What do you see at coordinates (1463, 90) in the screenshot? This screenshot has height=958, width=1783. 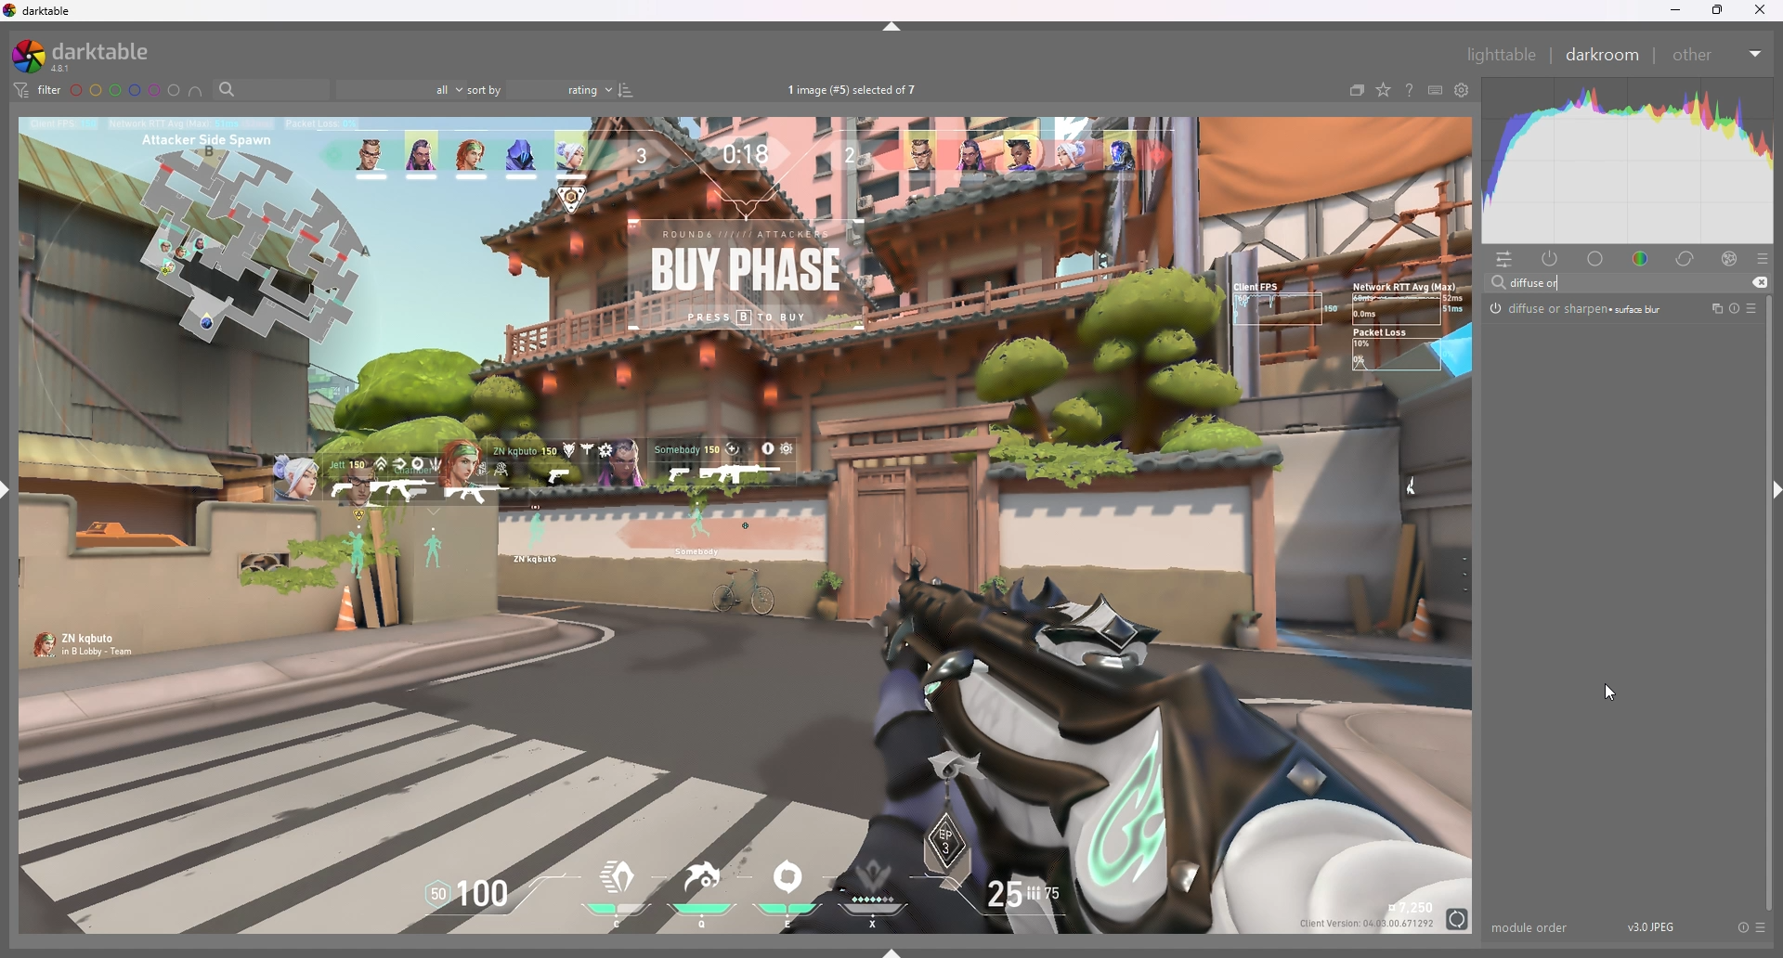 I see `show global preferences` at bounding box center [1463, 90].